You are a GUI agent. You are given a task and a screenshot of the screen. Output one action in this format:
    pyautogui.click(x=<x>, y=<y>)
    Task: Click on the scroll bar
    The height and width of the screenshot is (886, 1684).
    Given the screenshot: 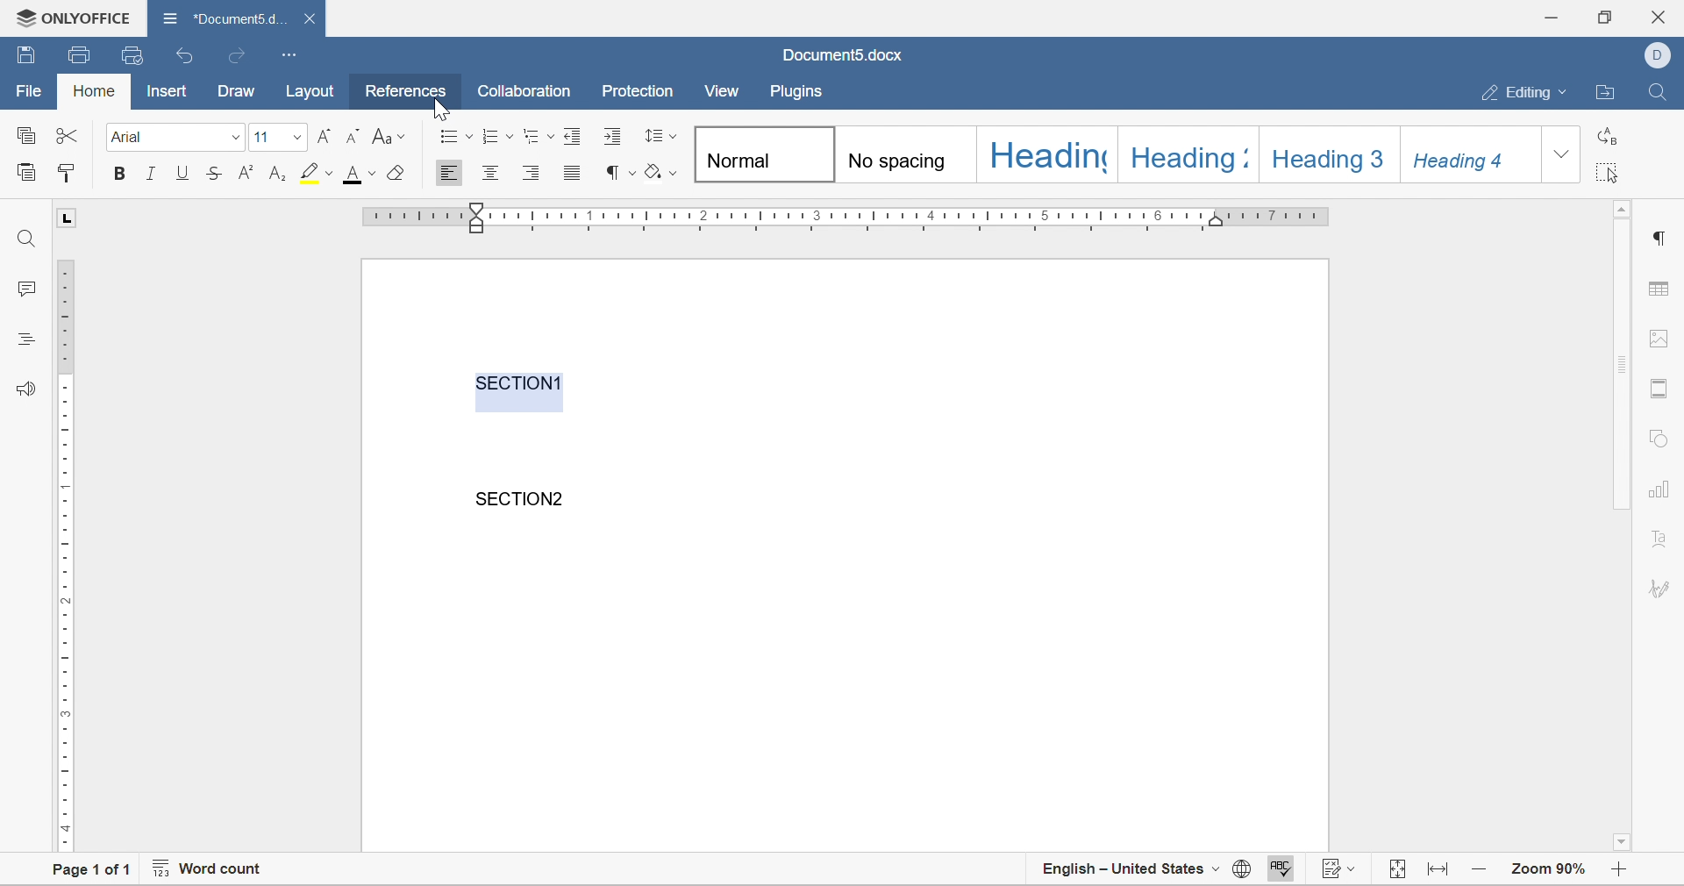 What is the action you would take?
    pyautogui.click(x=1623, y=365)
    